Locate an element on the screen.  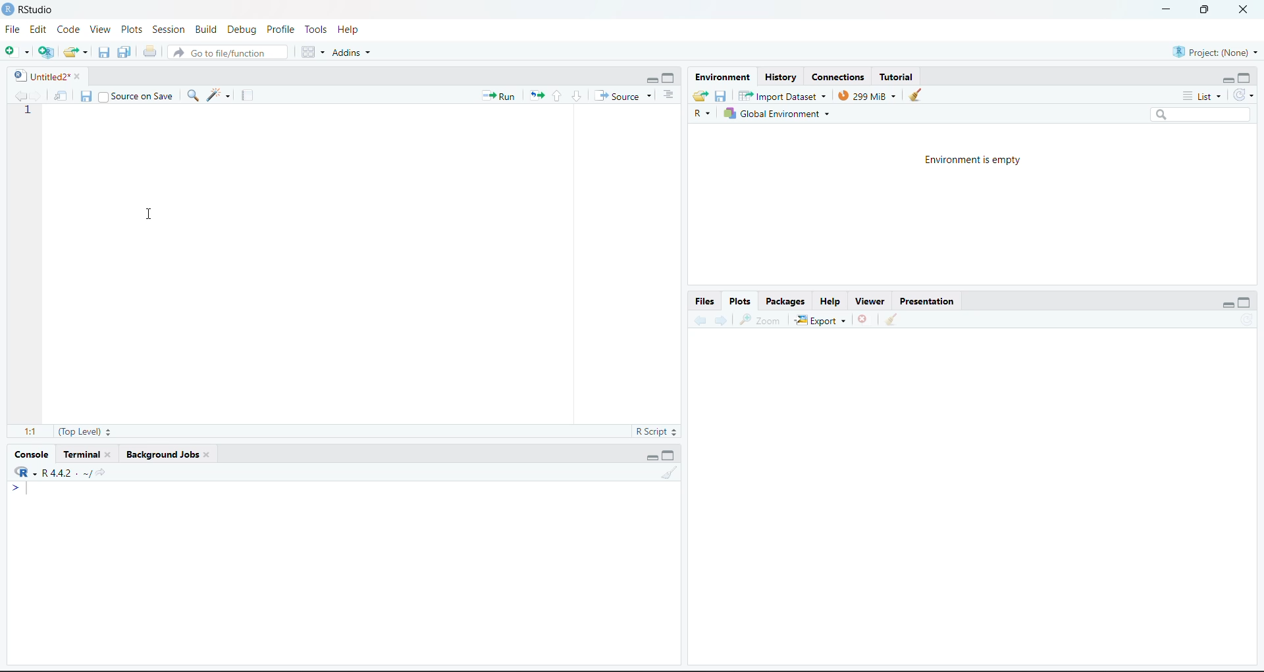
> is located at coordinates (16, 487).